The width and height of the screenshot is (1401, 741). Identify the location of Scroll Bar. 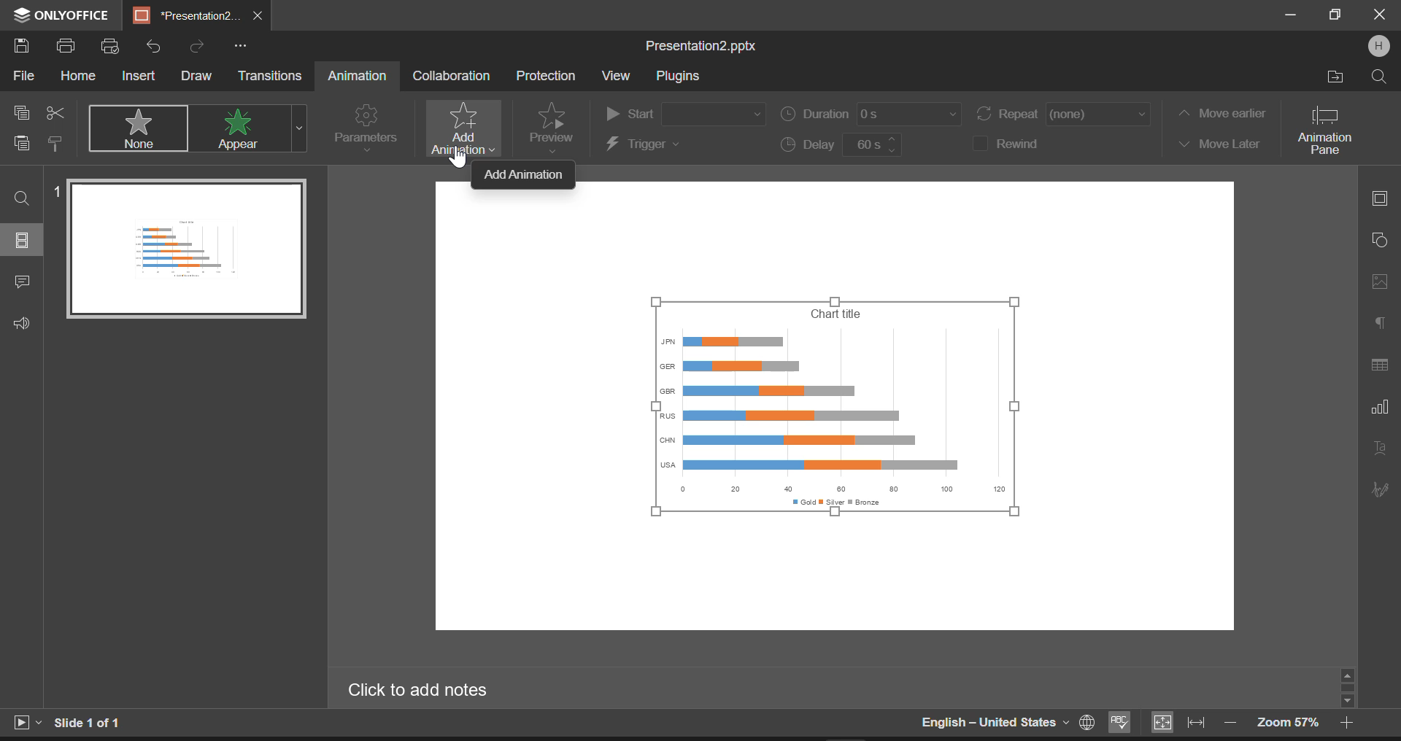
(1348, 687).